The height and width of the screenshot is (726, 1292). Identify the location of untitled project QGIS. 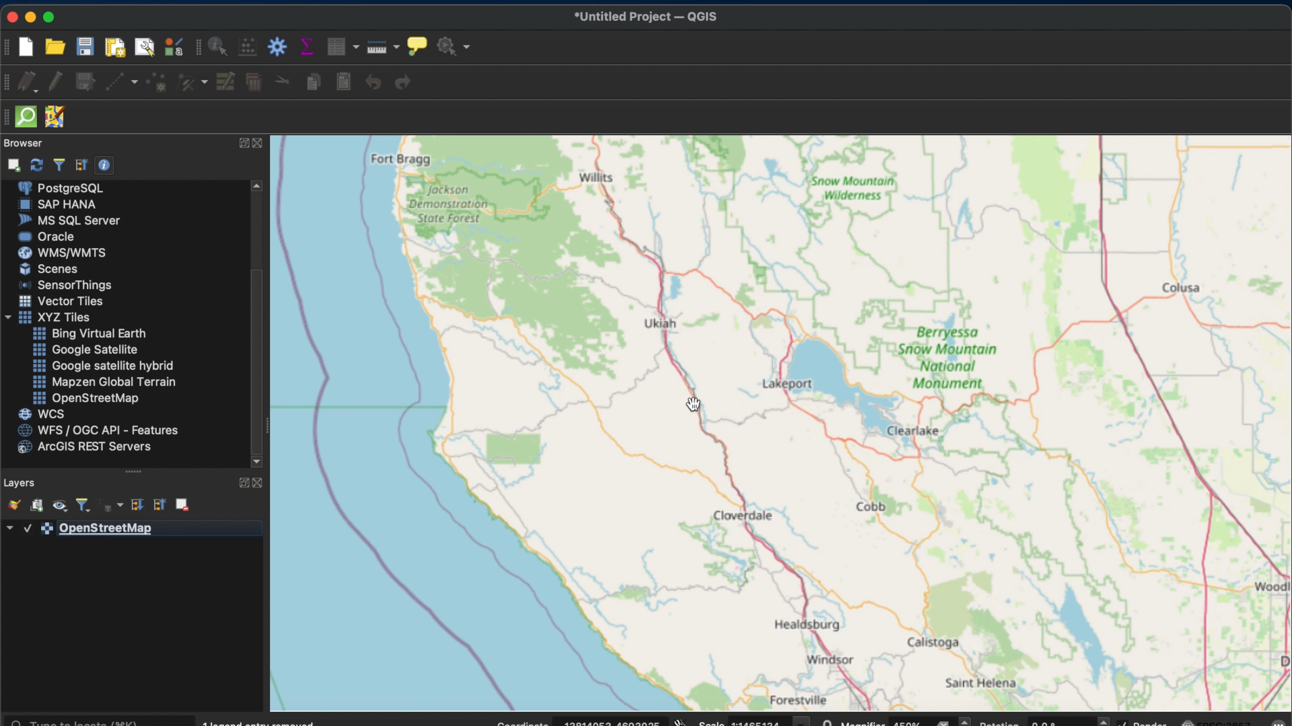
(645, 17).